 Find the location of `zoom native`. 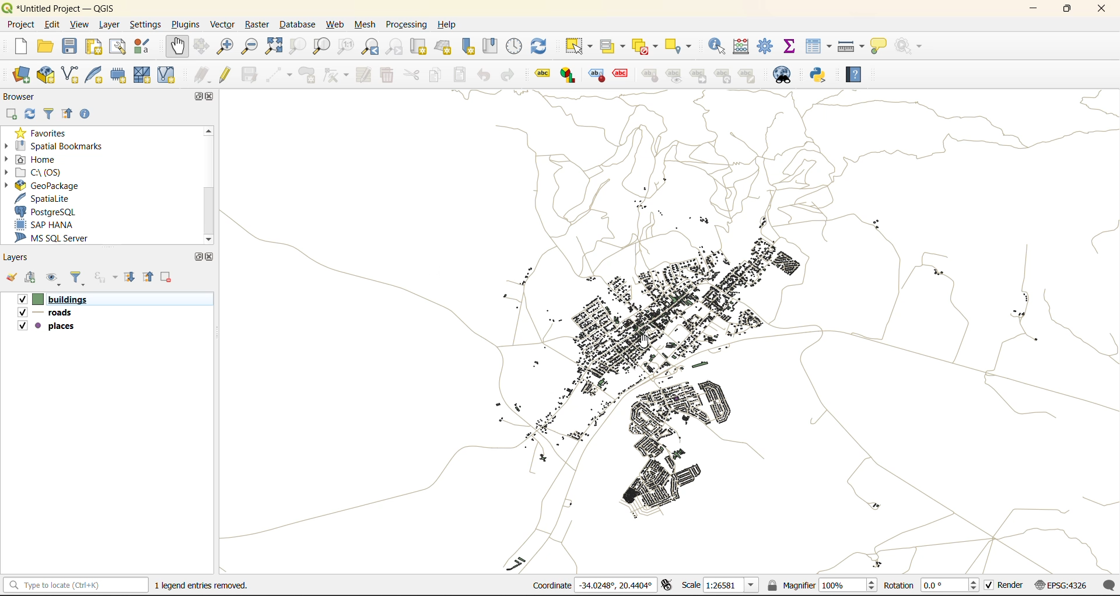

zoom native is located at coordinates (342, 48).